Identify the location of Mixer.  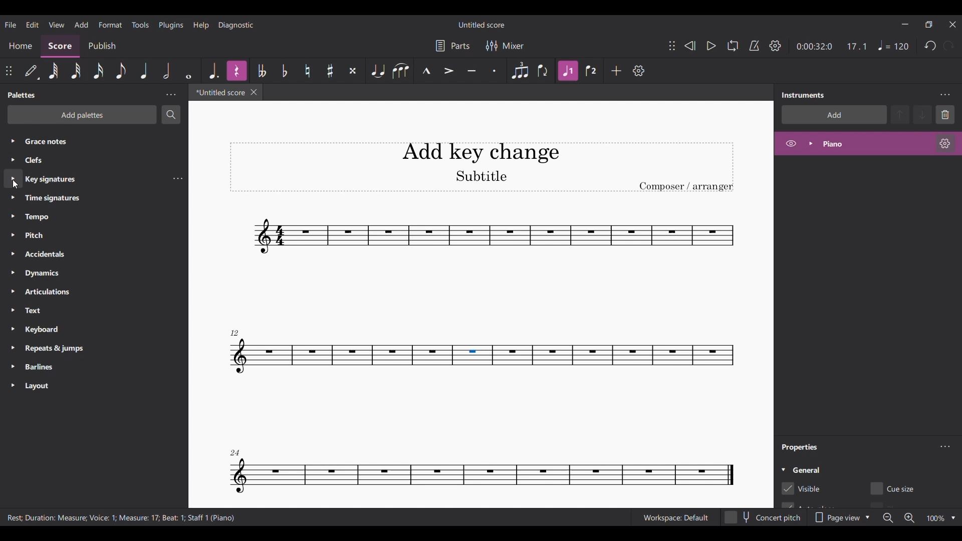
(504, 46).